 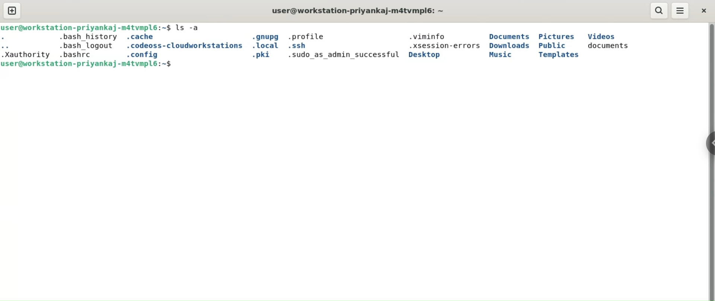 I want to click on .bashrc, so click(x=76, y=54).